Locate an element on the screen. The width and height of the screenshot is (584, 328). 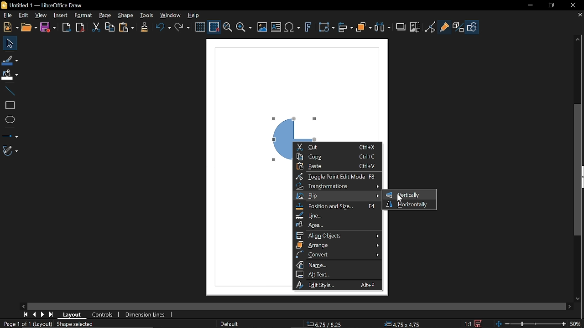
Move left is located at coordinates (23, 305).